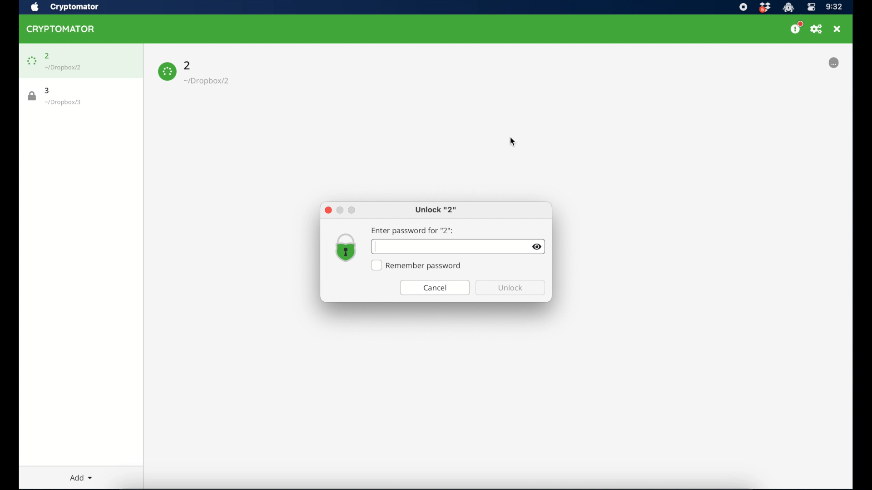 The width and height of the screenshot is (872, 490). I want to click on vault location, so click(63, 102).